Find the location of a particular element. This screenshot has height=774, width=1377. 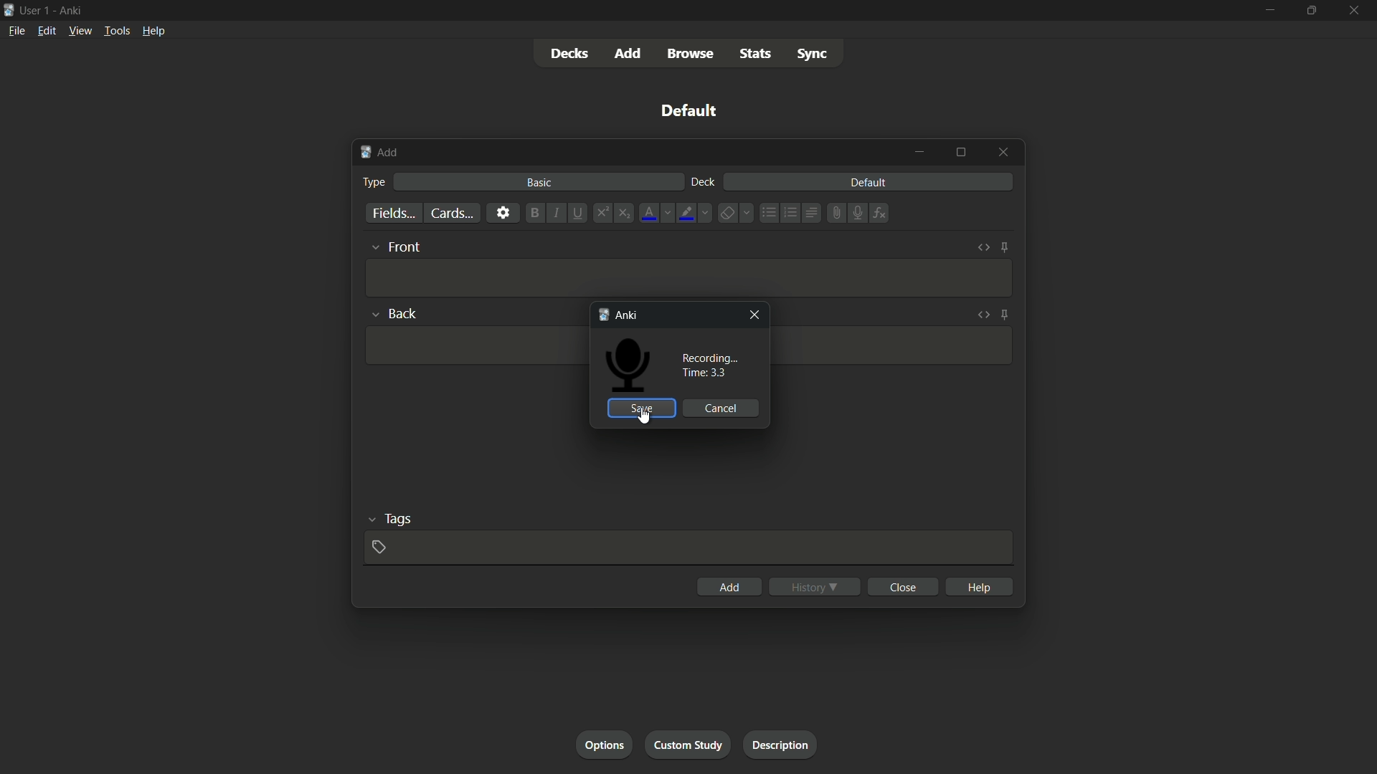

default is located at coordinates (868, 183).